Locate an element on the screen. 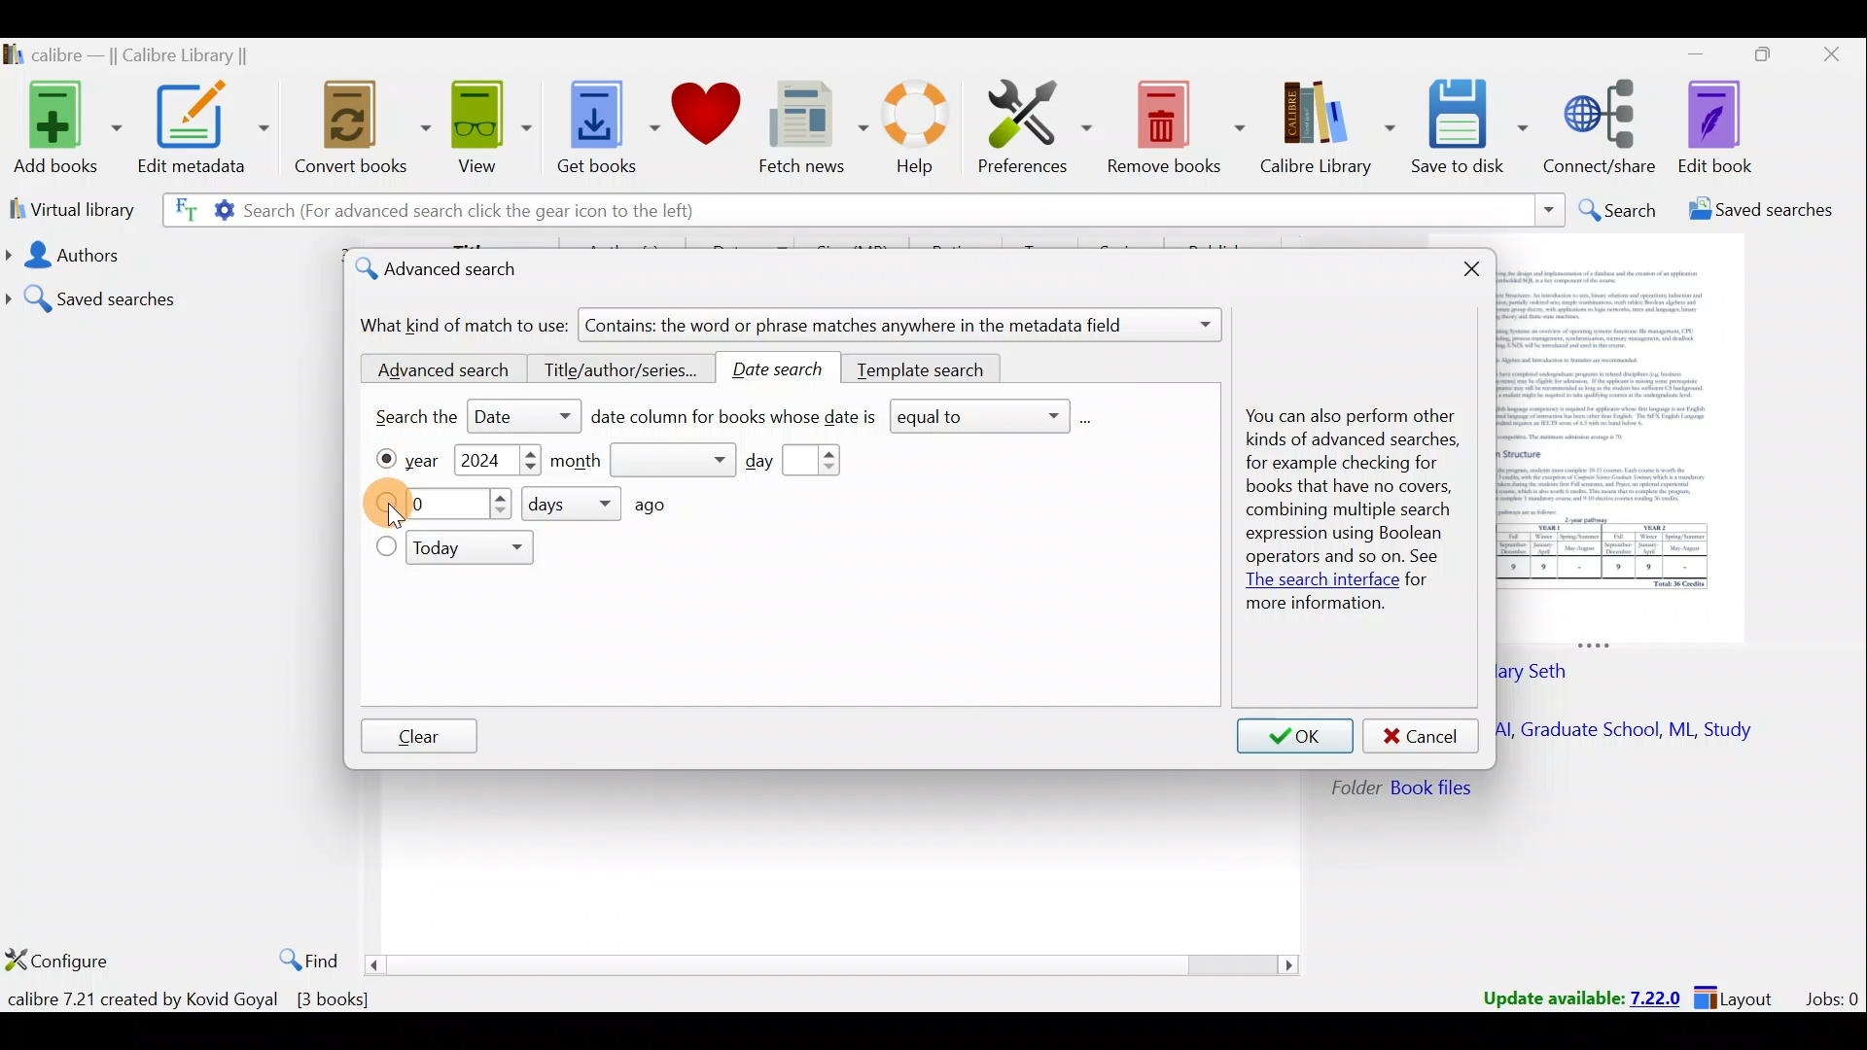 The height and width of the screenshot is (1050, 1867). Month is located at coordinates (643, 461).